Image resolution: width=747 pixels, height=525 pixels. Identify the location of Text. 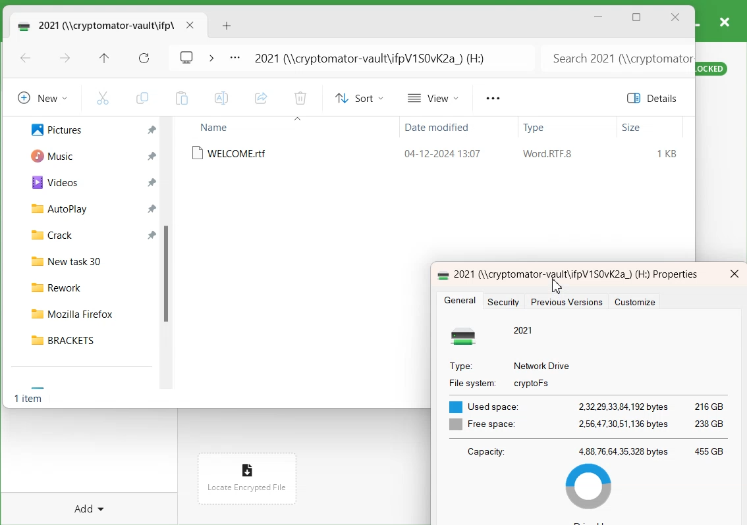
(30, 400).